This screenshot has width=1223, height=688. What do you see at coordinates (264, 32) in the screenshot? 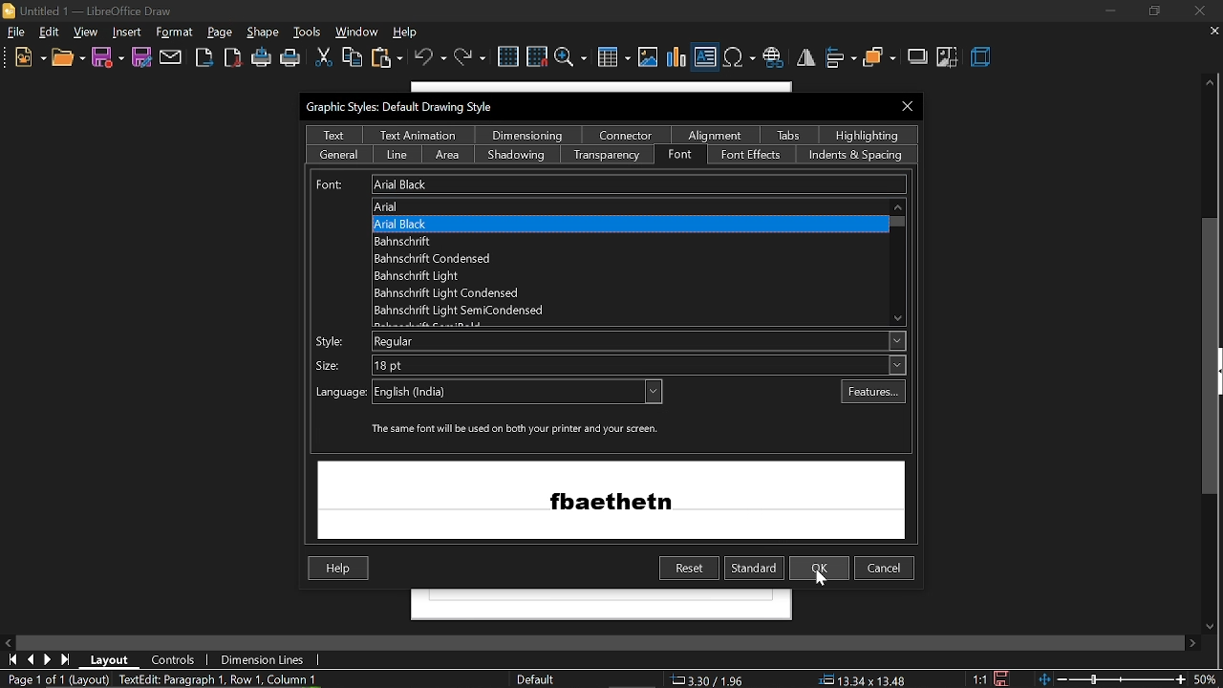
I see `page` at bounding box center [264, 32].